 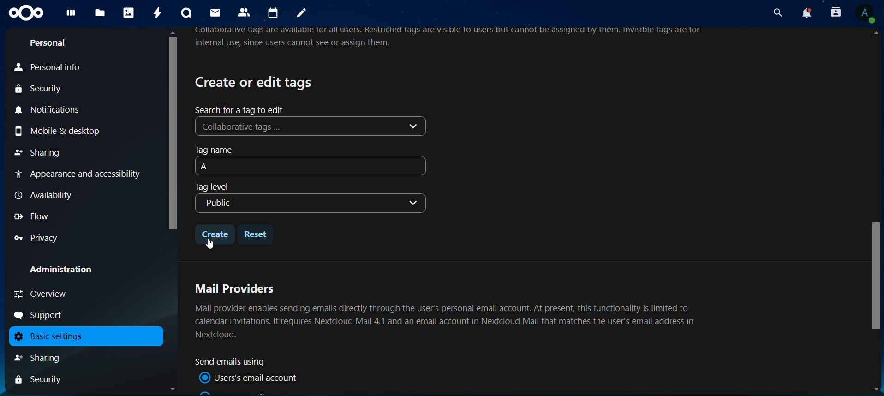 I want to click on mail, so click(x=215, y=12).